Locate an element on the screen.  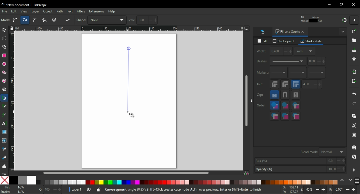
markers,fill,stroke is located at coordinates (274, 116).